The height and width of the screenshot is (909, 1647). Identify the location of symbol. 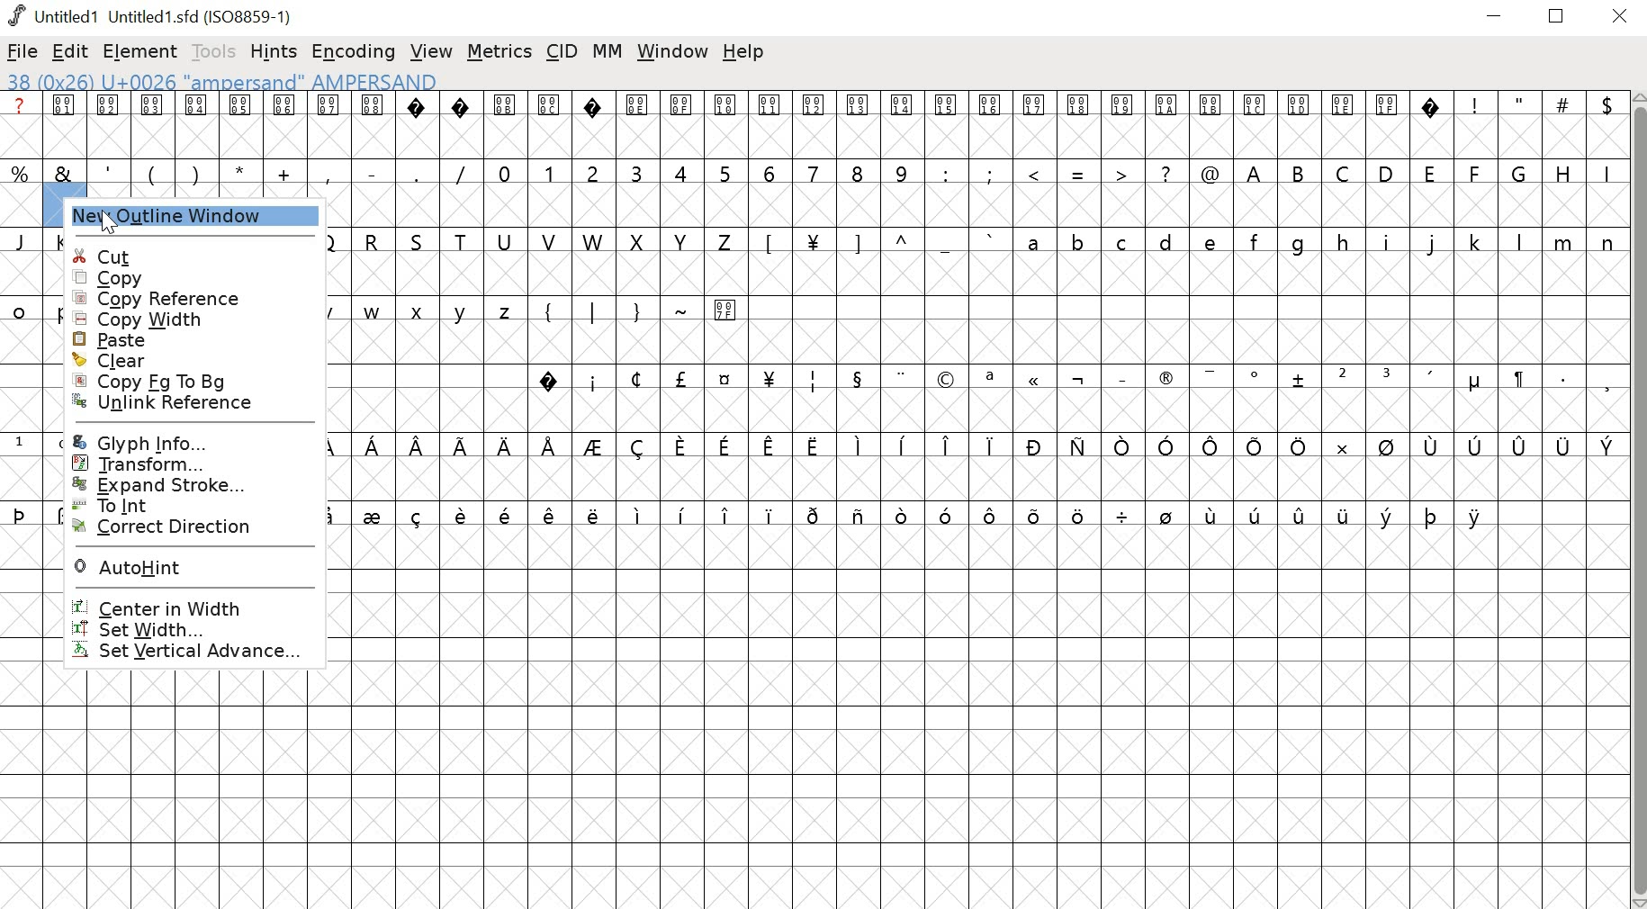
(634, 379).